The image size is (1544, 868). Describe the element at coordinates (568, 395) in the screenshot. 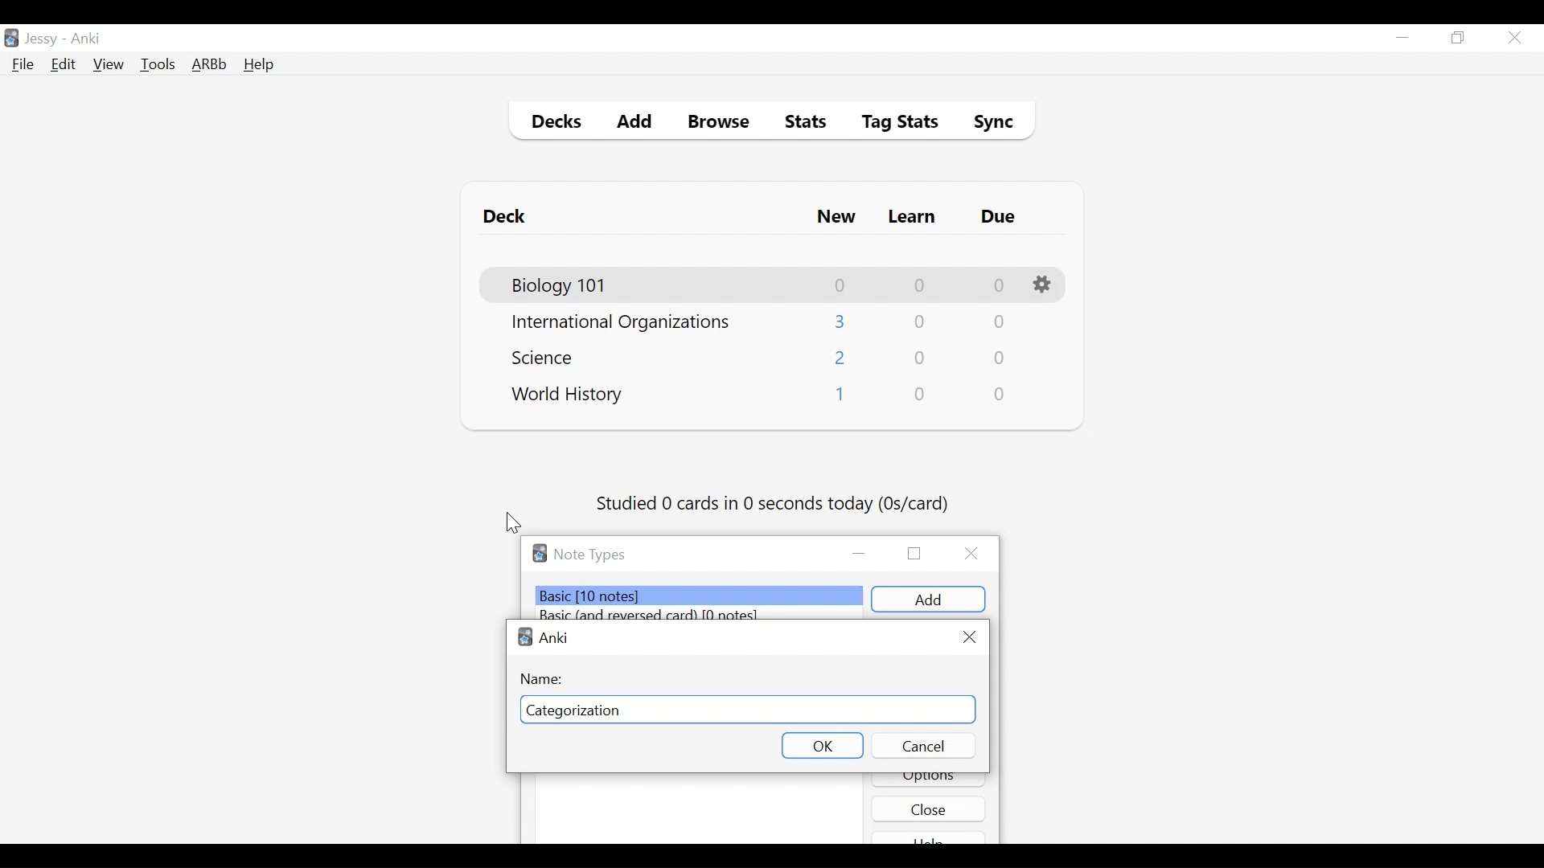

I see `Deck Name` at that location.